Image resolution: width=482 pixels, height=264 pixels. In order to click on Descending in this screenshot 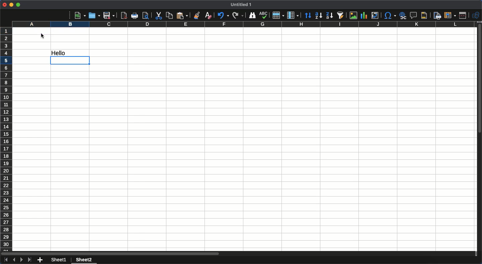, I will do `click(329, 16)`.